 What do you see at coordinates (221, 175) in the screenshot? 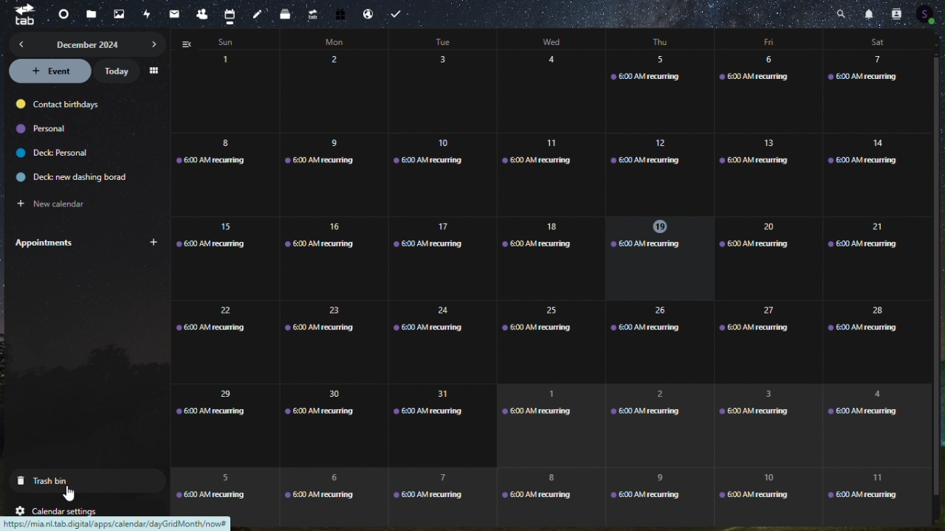
I see `8` at bounding box center [221, 175].